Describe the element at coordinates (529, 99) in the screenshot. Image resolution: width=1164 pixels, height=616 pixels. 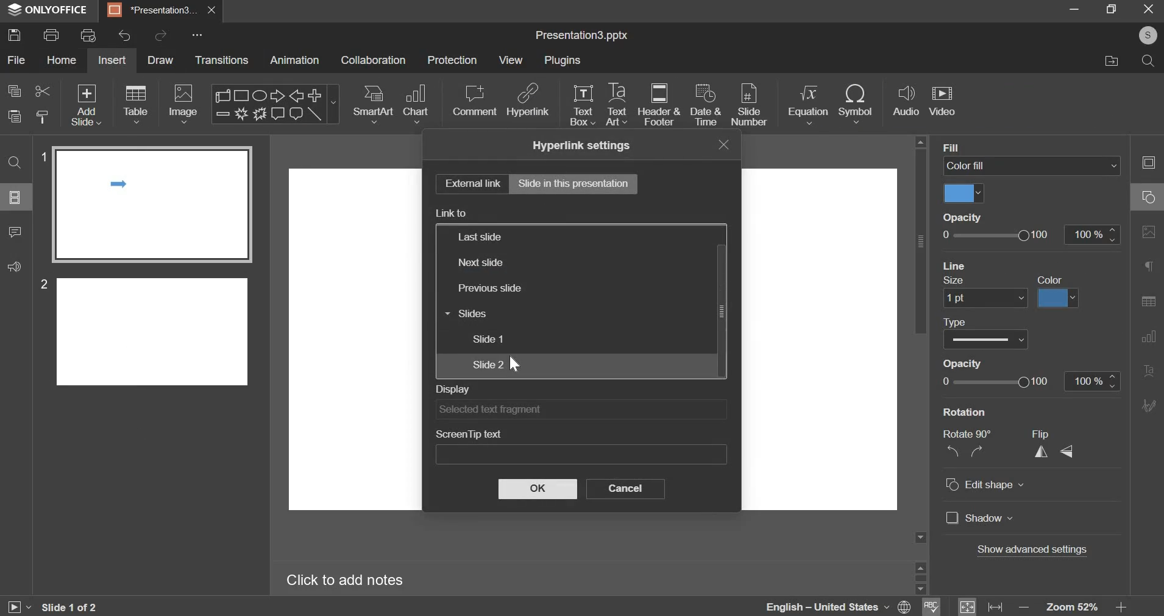
I see `hyperlink` at that location.